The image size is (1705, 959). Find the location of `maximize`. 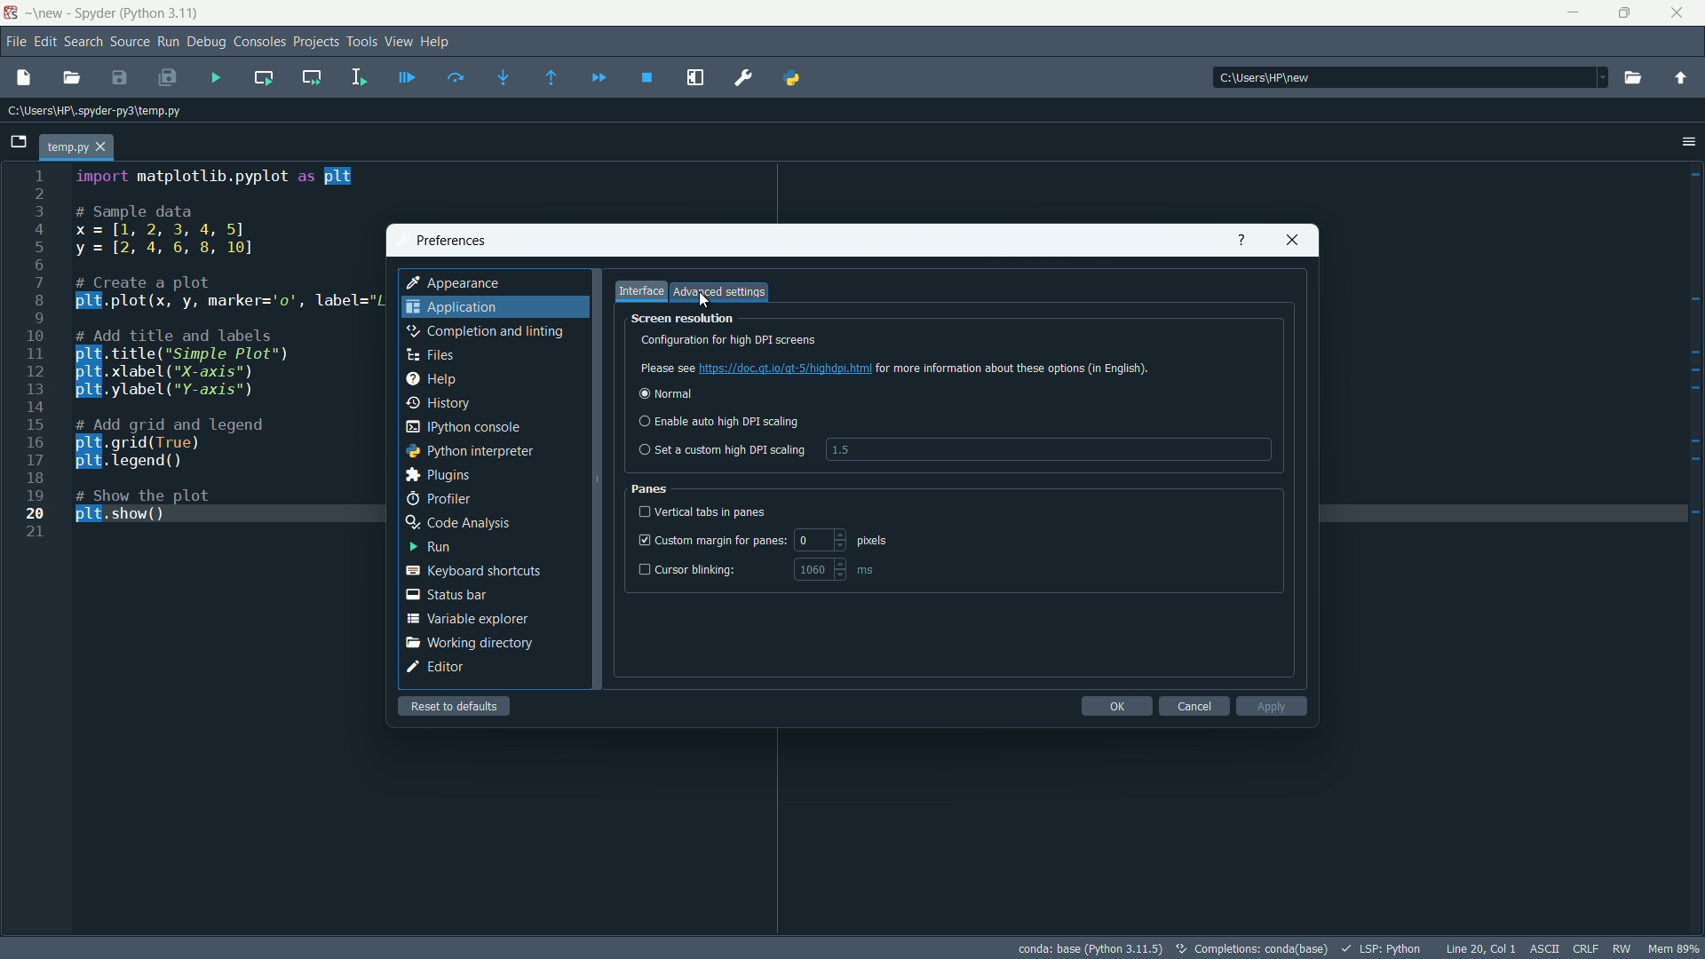

maximize is located at coordinates (1628, 13).